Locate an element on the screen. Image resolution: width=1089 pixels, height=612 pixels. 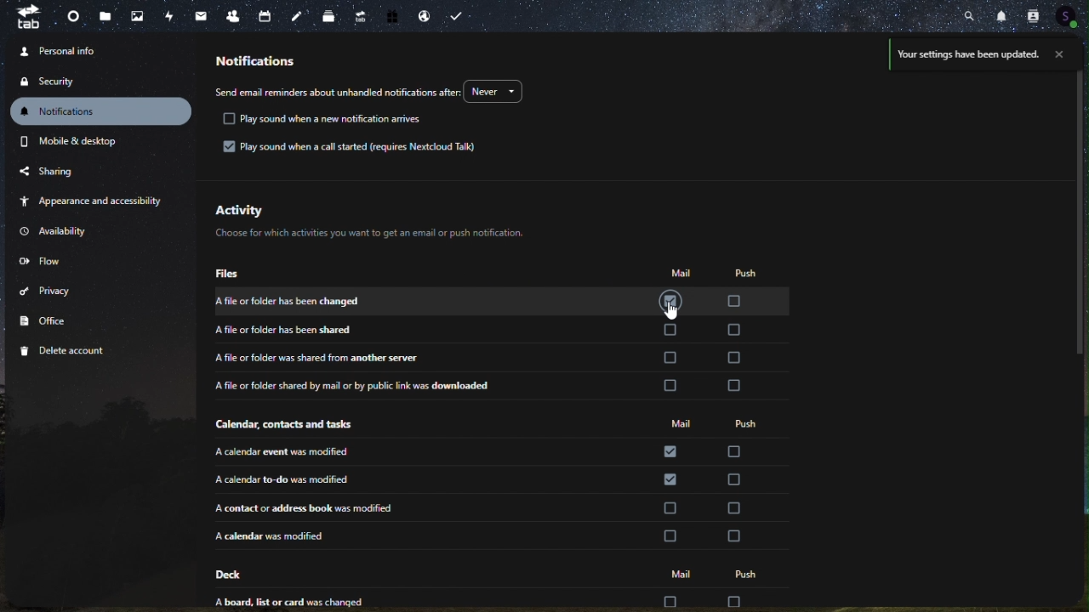
close is located at coordinates (1058, 57).